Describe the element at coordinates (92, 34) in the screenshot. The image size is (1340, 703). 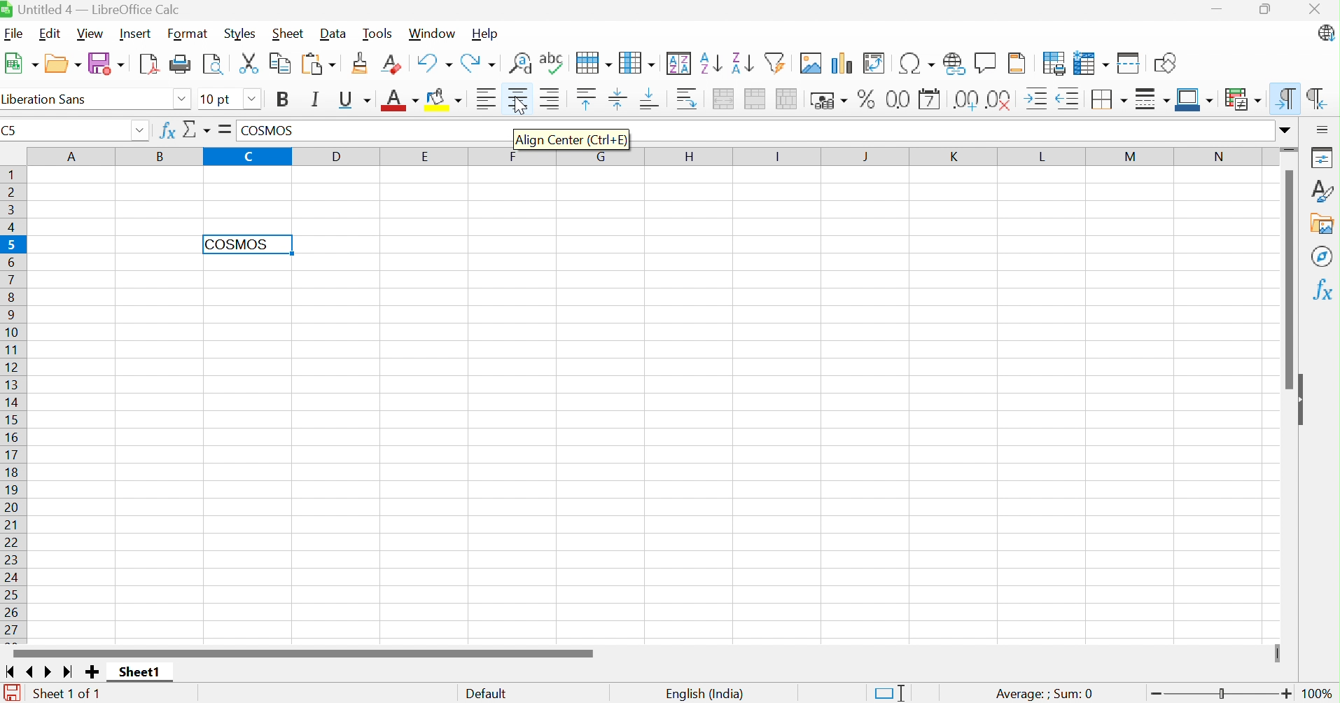
I see `View` at that location.